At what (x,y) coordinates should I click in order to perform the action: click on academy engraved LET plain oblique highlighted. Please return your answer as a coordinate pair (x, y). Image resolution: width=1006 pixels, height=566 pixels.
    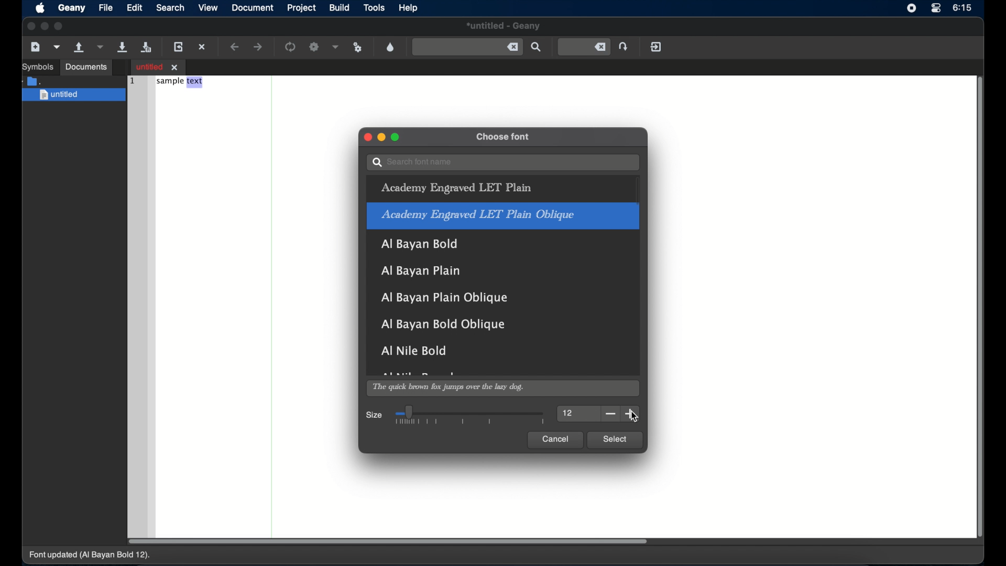
    Looking at the image, I should click on (504, 216).